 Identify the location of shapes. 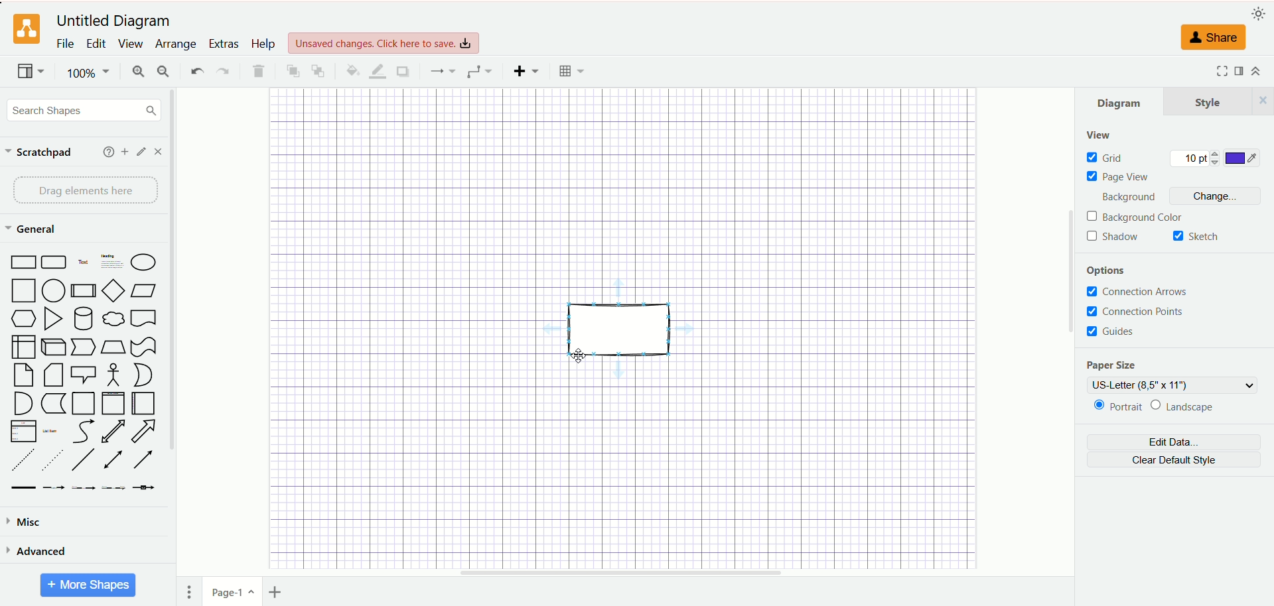
(83, 373).